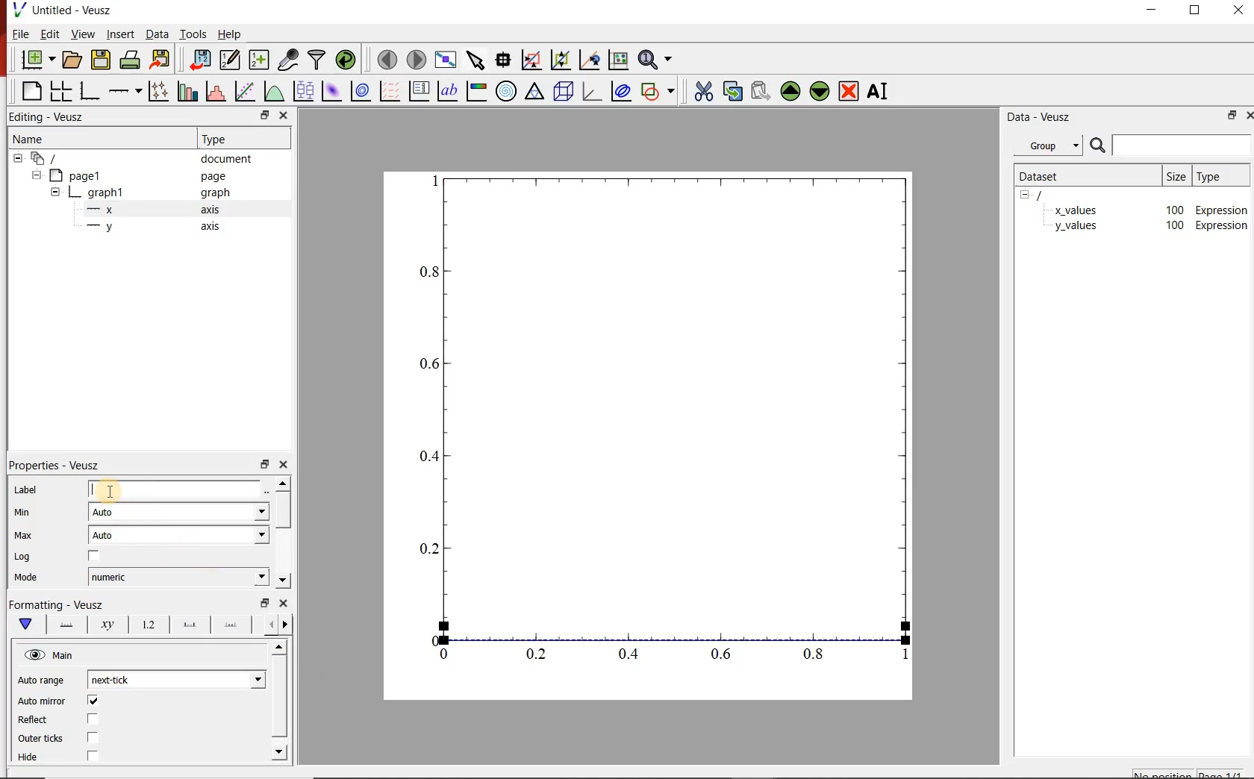 The height and width of the screenshot is (779, 1254). I want to click on edit , so click(52, 34).